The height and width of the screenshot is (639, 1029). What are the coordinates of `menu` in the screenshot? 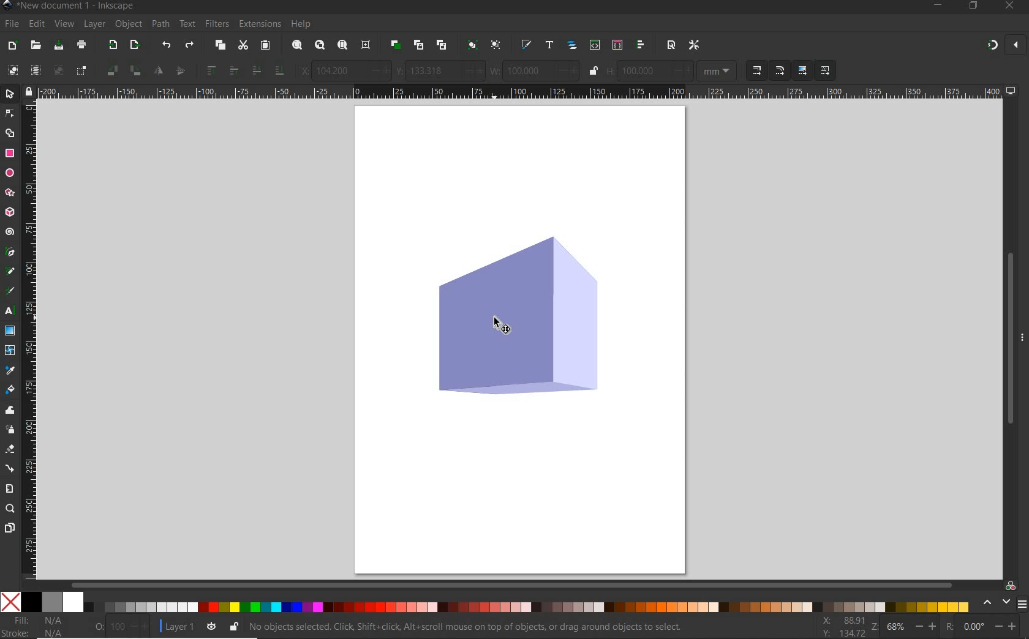 It's located at (1022, 603).